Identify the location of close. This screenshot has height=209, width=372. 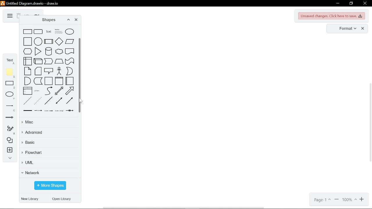
(364, 4).